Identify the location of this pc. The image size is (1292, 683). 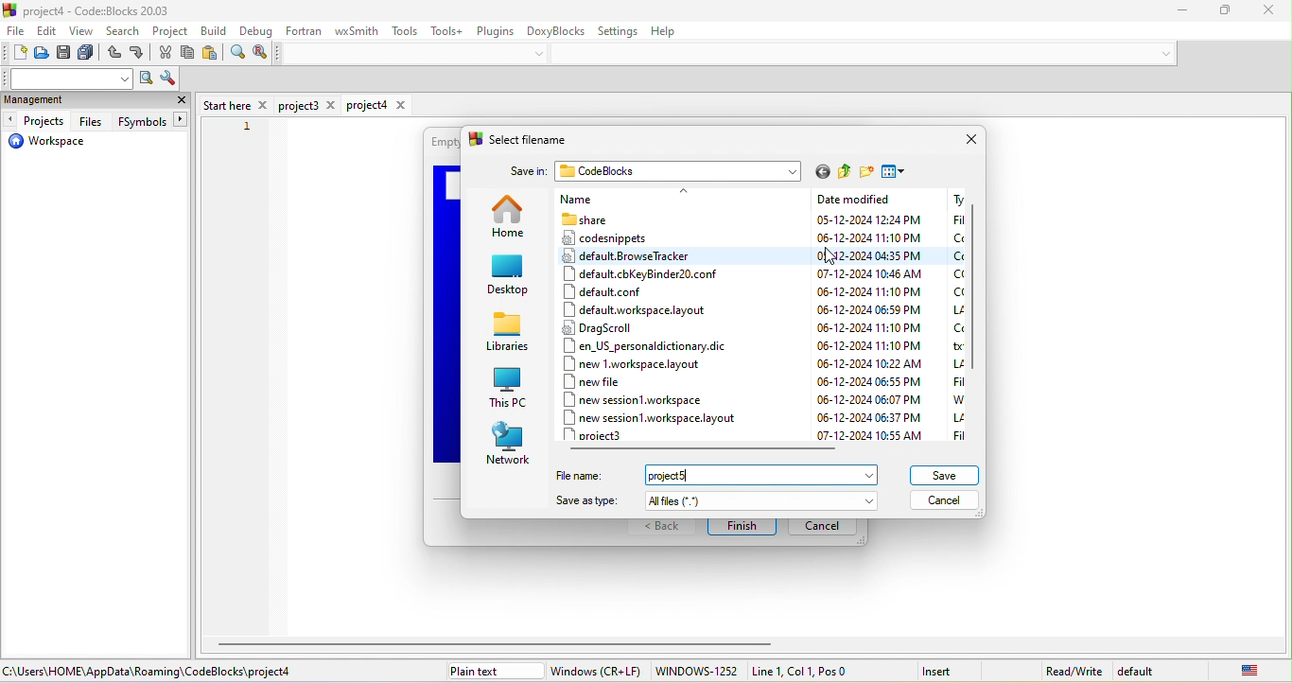
(509, 389).